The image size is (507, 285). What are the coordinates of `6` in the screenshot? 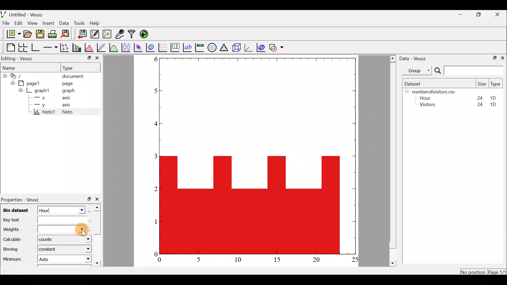 It's located at (154, 60).